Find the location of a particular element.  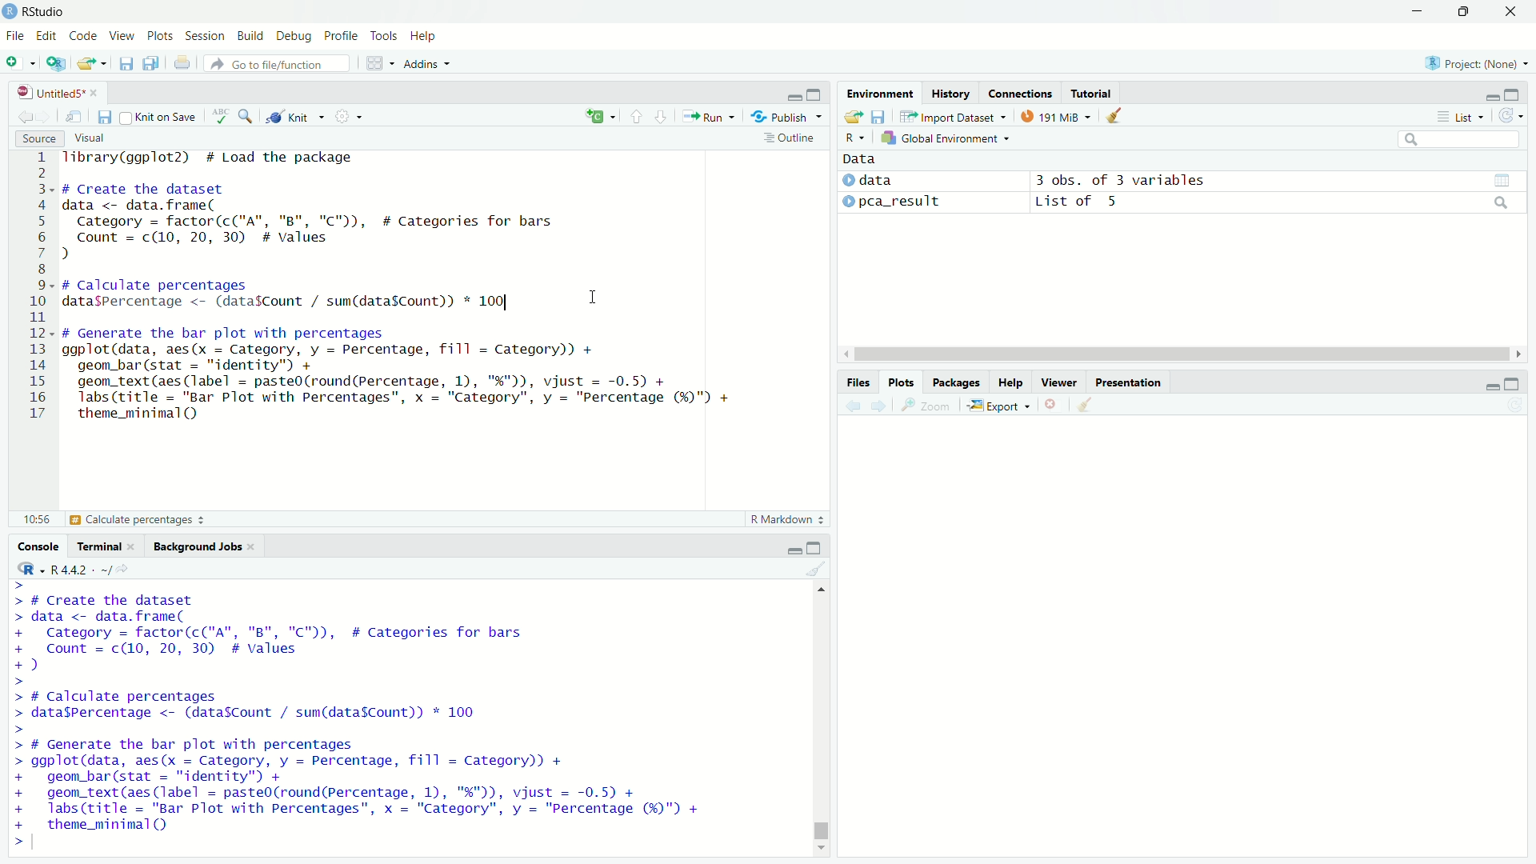

console is located at coordinates (37, 546).